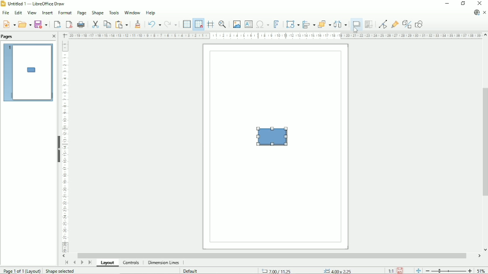 This screenshot has width=488, height=274. What do you see at coordinates (9, 25) in the screenshot?
I see `New` at bounding box center [9, 25].